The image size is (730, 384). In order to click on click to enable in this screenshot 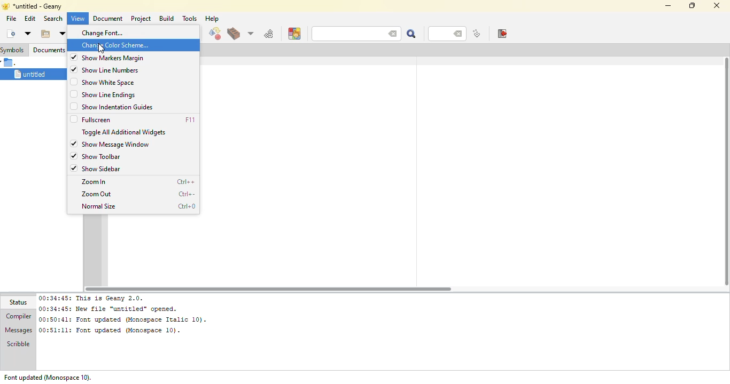, I will do `click(72, 94)`.